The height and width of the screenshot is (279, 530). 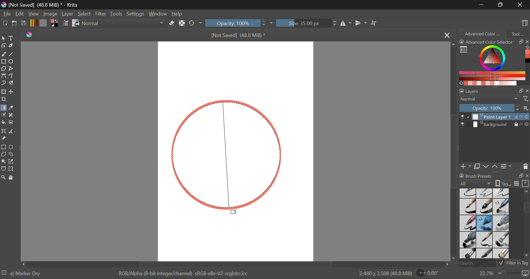 I want to click on Marker Plain, so click(x=468, y=240).